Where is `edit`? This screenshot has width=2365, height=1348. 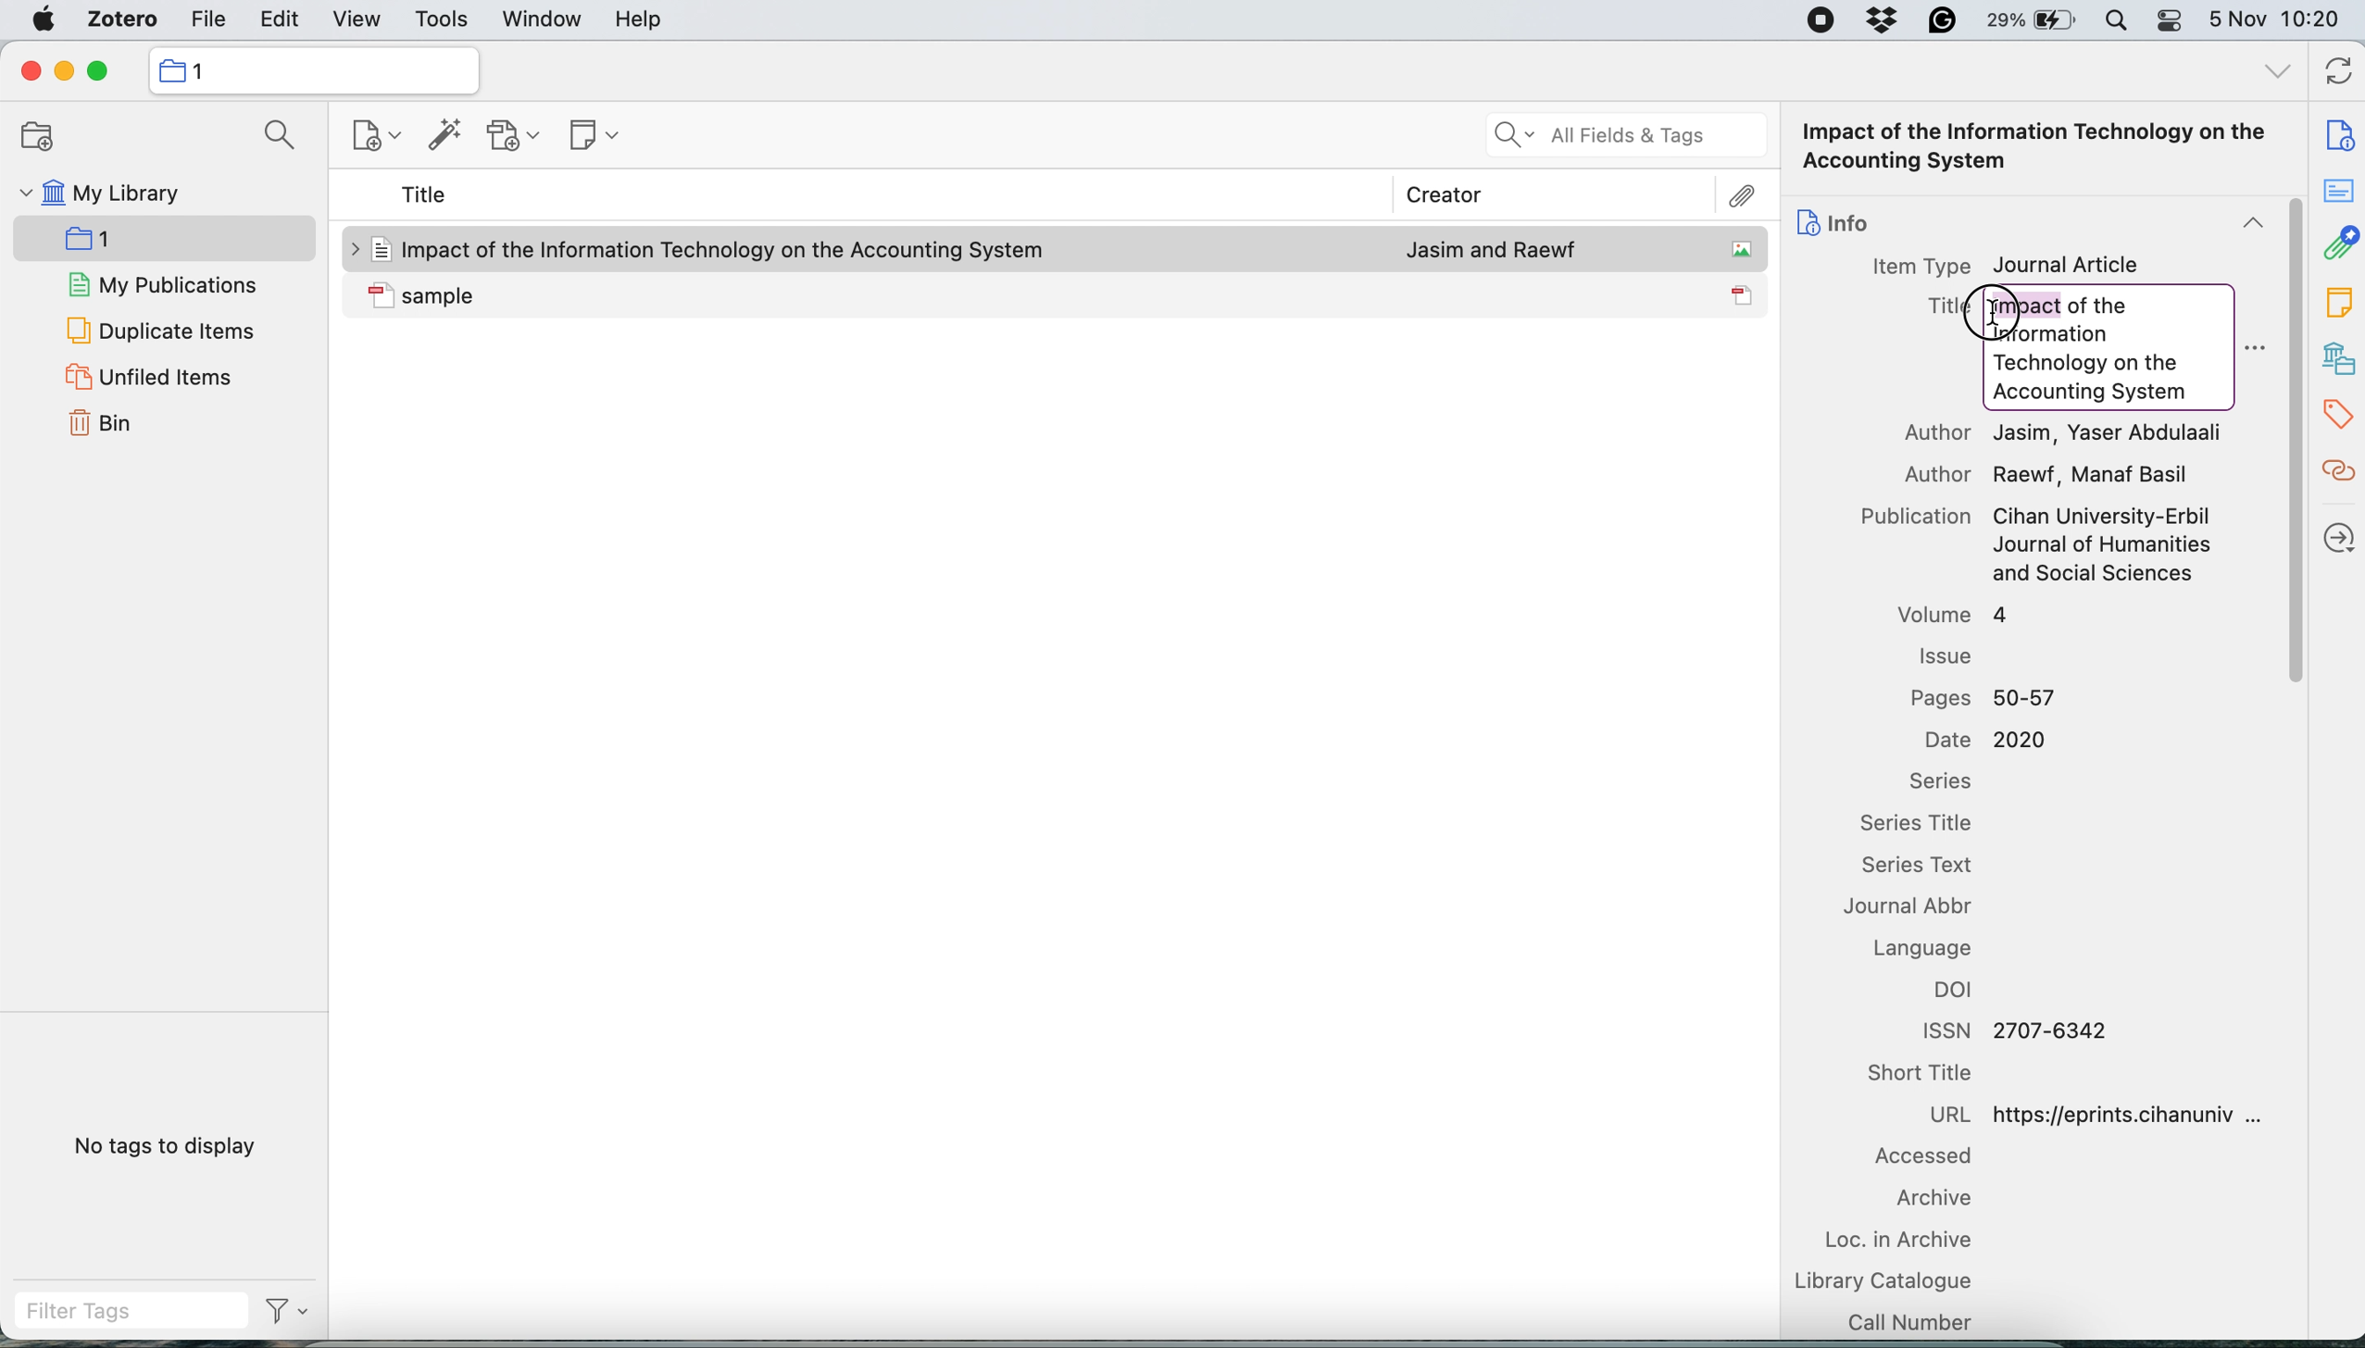
edit is located at coordinates (280, 20).